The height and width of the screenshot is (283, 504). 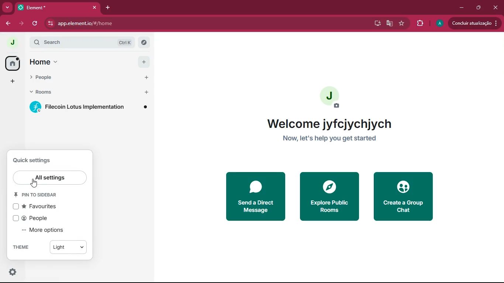 I want to click on home, so click(x=48, y=62).